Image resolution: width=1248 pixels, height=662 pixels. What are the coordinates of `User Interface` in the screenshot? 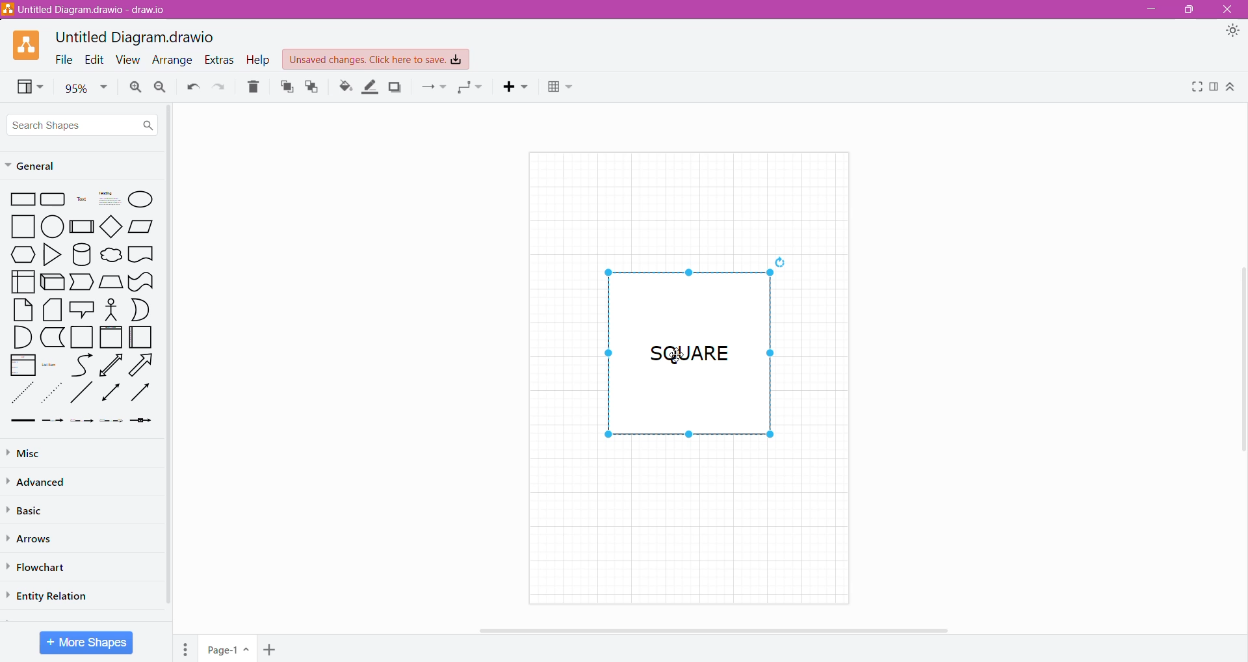 It's located at (22, 281).